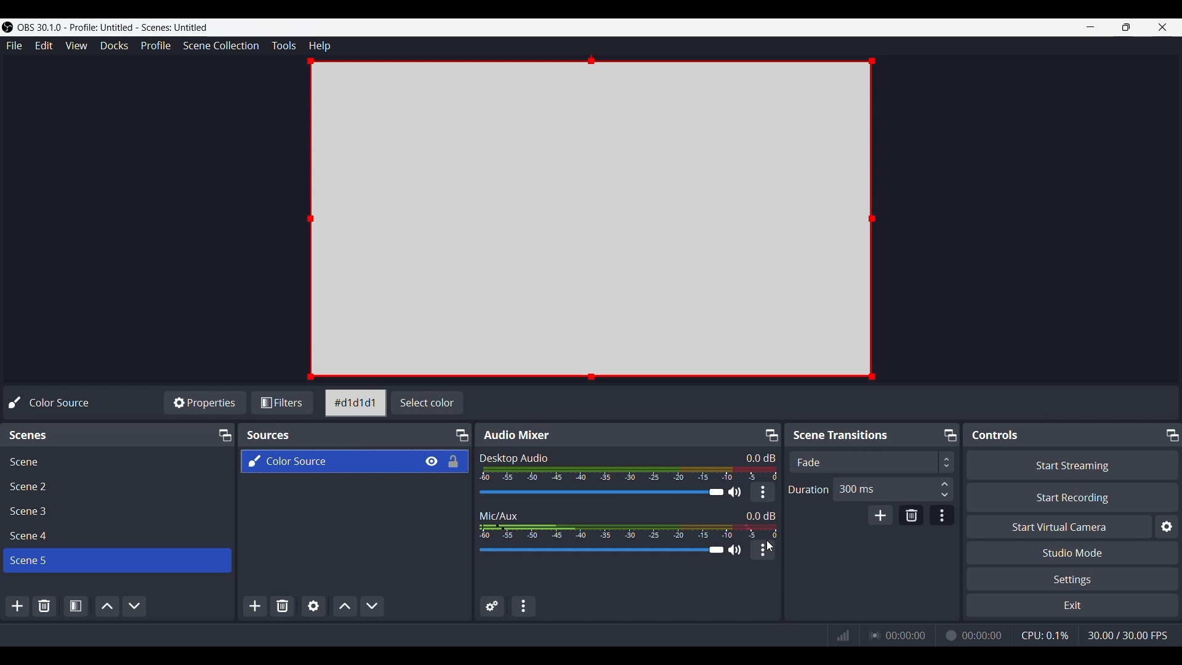  I want to click on Maximize, so click(948, 433).